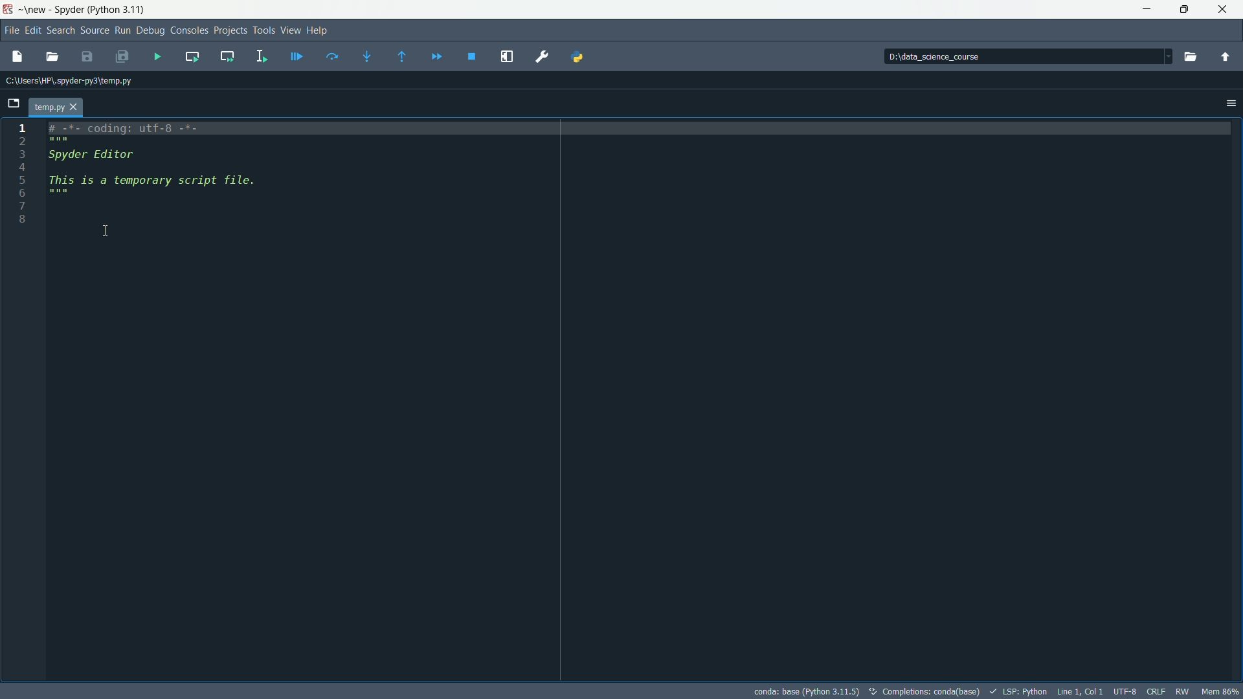  What do you see at coordinates (1224, 56) in the screenshot?
I see `chnage to parent directory` at bounding box center [1224, 56].